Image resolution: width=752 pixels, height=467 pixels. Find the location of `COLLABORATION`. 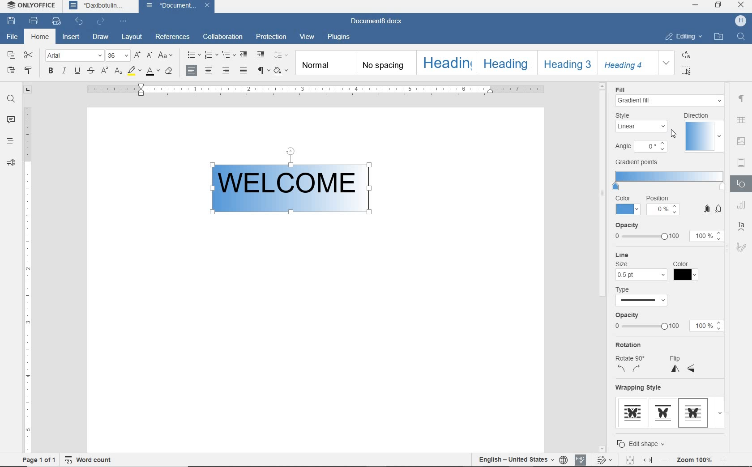

COLLABORATION is located at coordinates (222, 37).